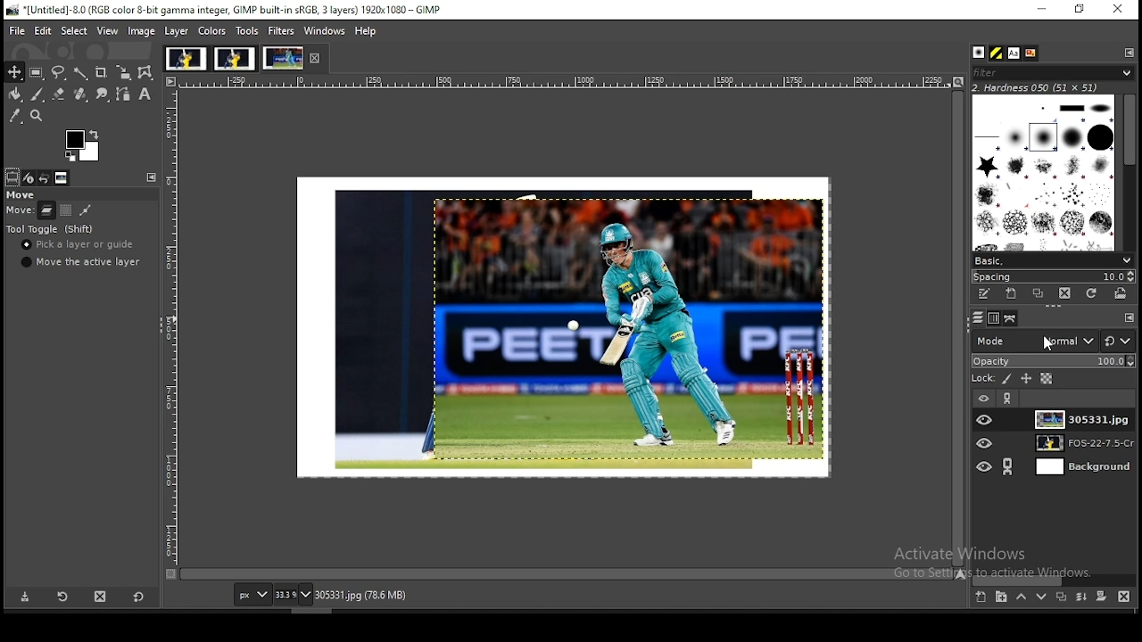 The image size is (1142, 642). Describe the element at coordinates (13, 31) in the screenshot. I see `file` at that location.